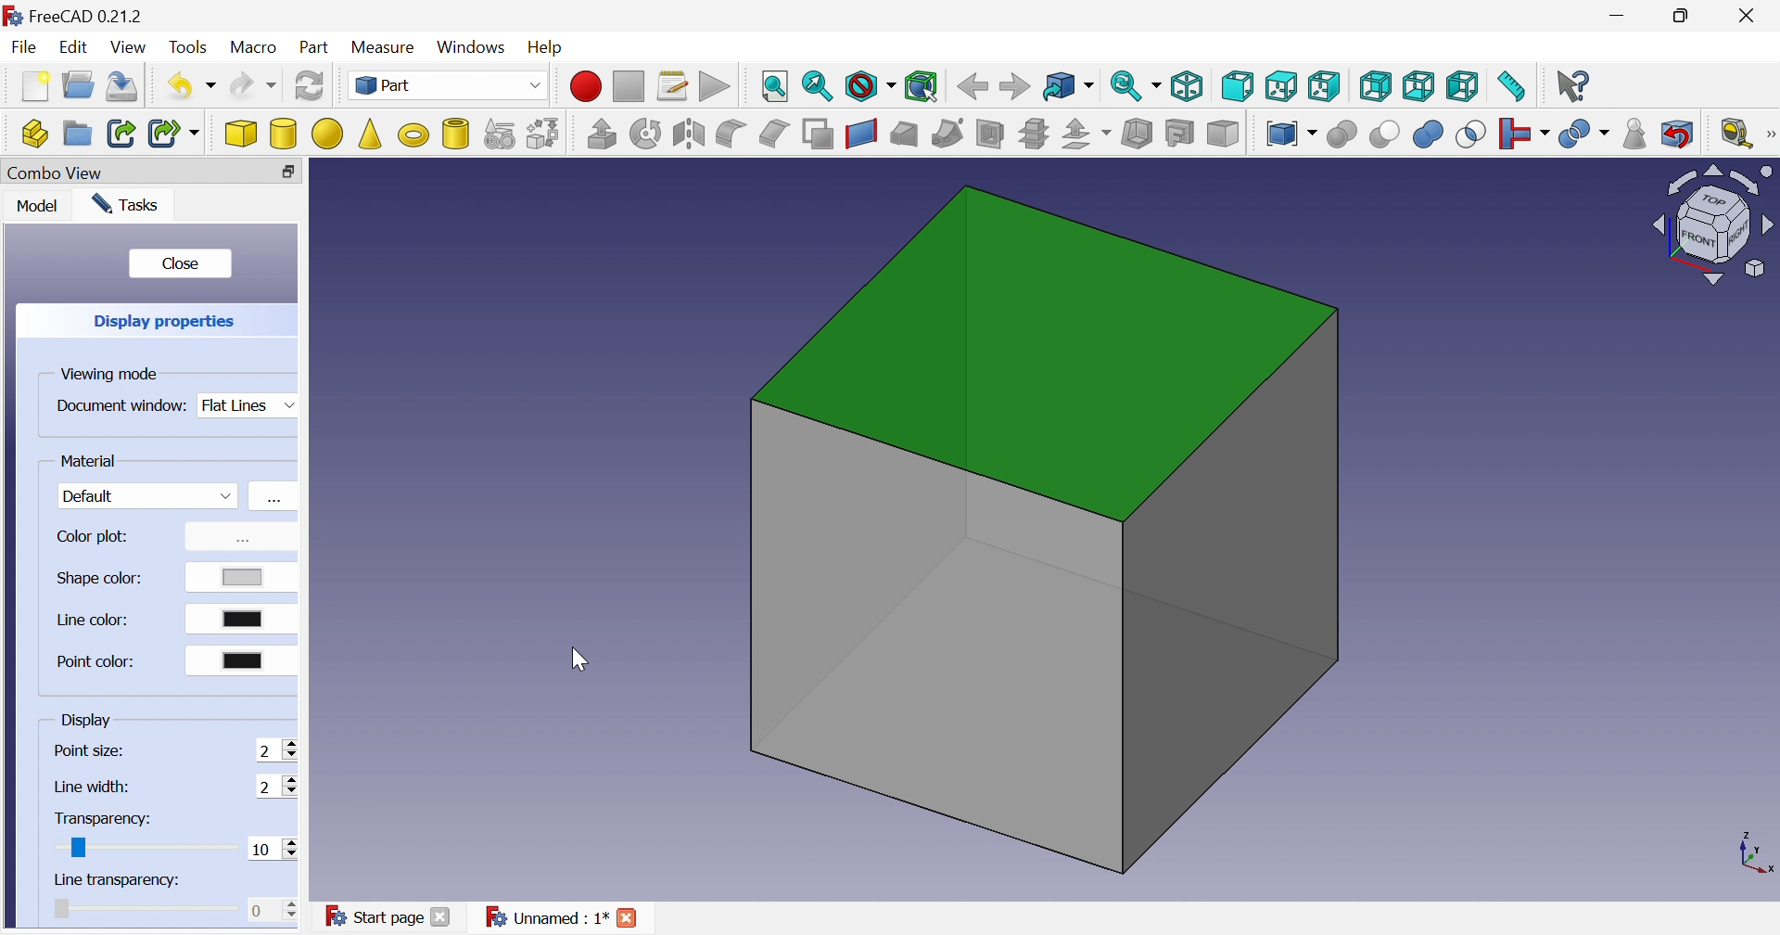 This screenshot has width=1780, height=935. Describe the element at coordinates (77, 133) in the screenshot. I see `Create group` at that location.